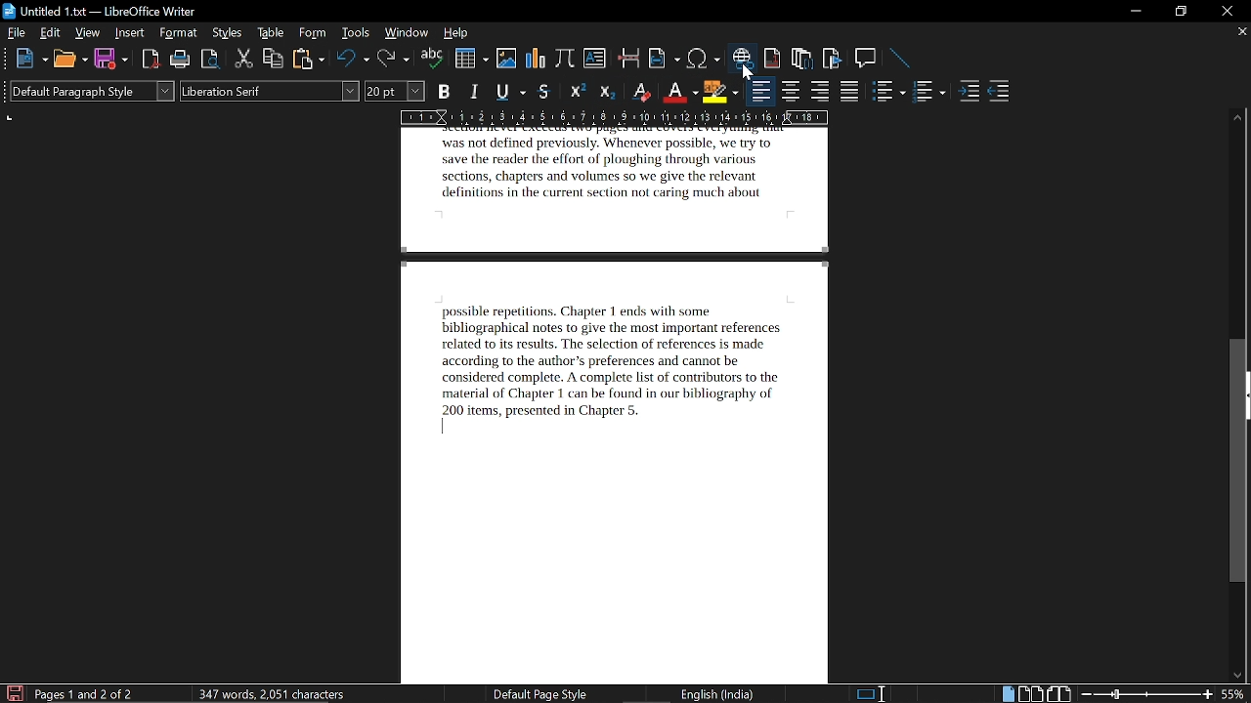 This screenshot has height=703, width=1251. Describe the element at coordinates (625, 405) in the screenshot. I see `current page` at that location.